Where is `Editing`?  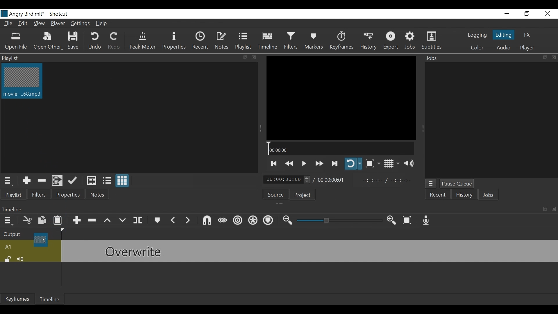
Editing is located at coordinates (504, 34).